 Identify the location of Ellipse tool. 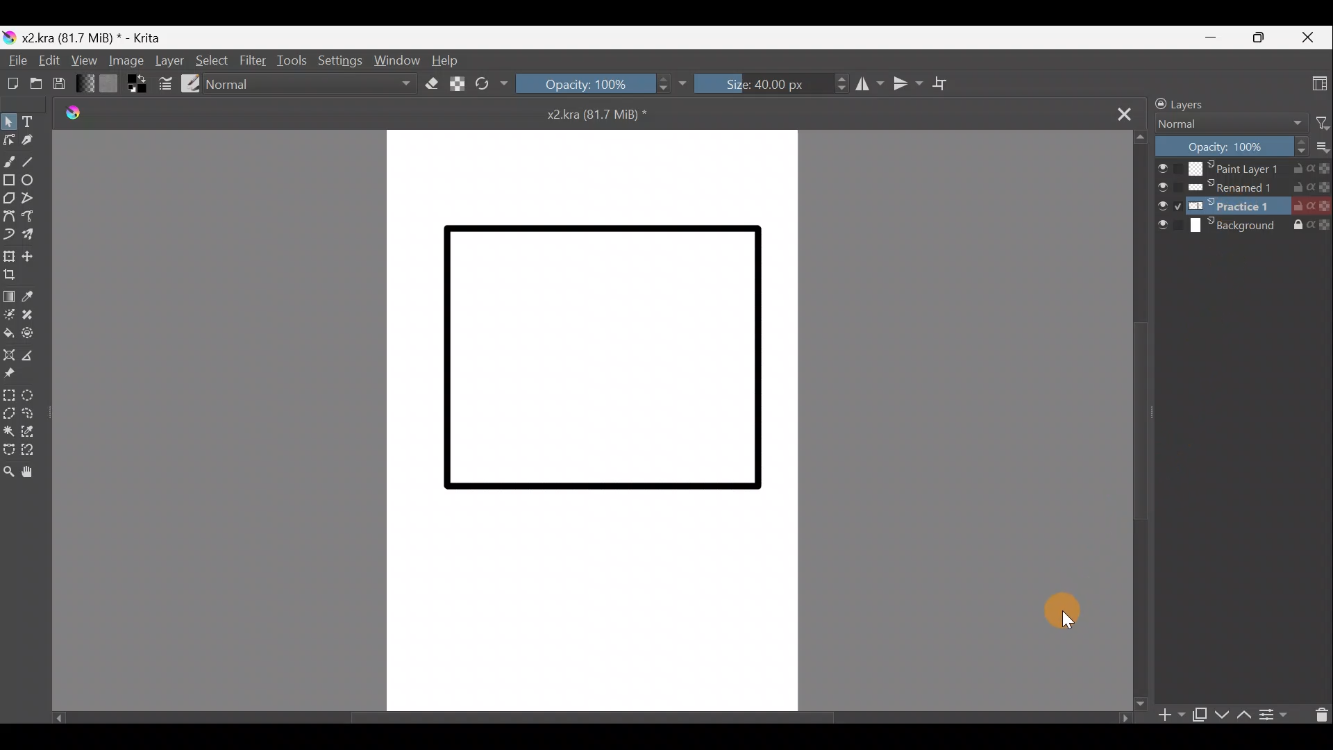
(34, 178).